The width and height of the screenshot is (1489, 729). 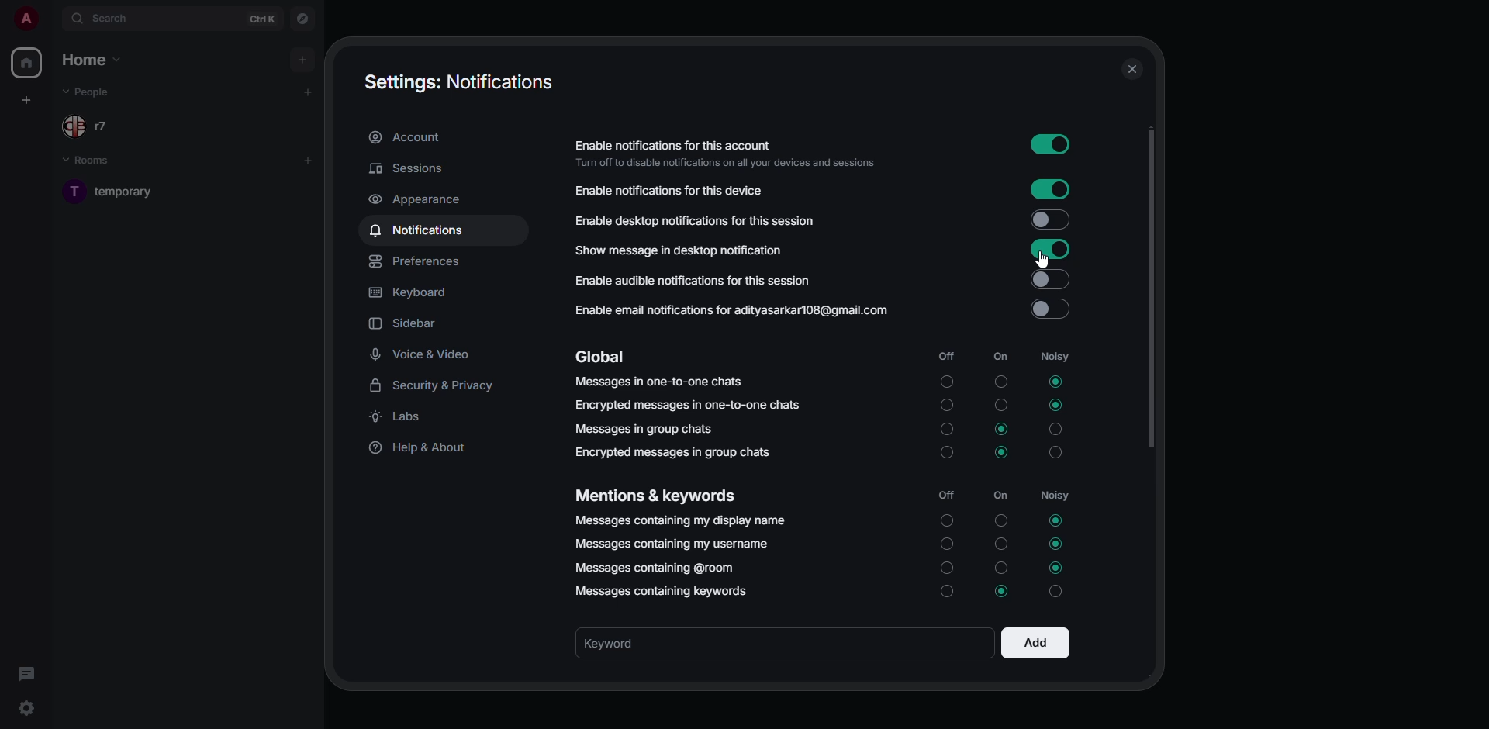 I want to click on account, so click(x=413, y=136).